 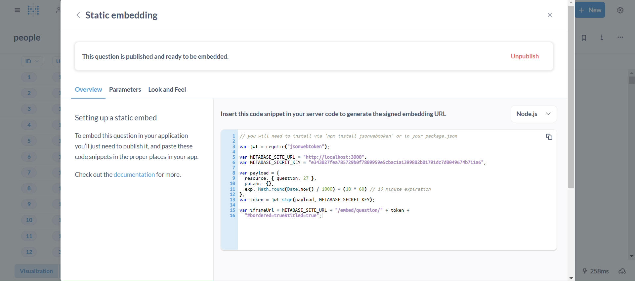 I want to click on back , so click(x=76, y=16).